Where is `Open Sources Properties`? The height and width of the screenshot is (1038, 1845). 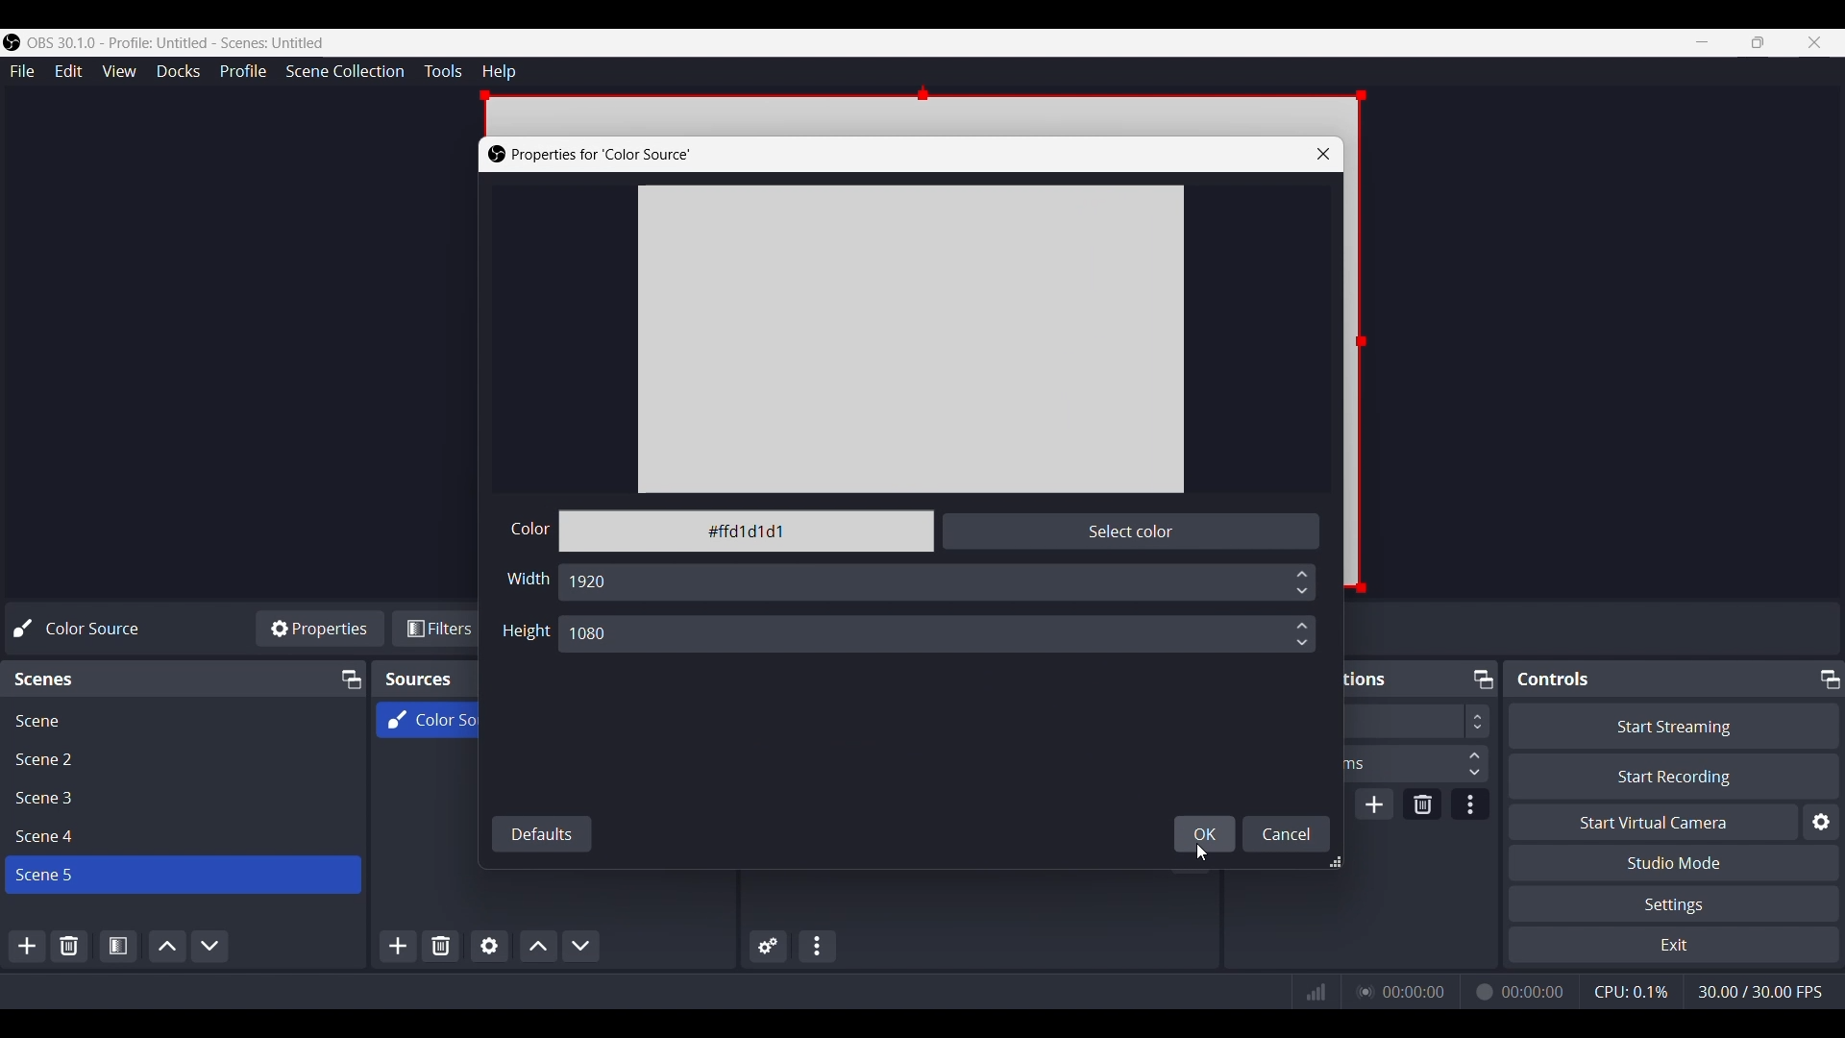
Open Sources Properties is located at coordinates (489, 945).